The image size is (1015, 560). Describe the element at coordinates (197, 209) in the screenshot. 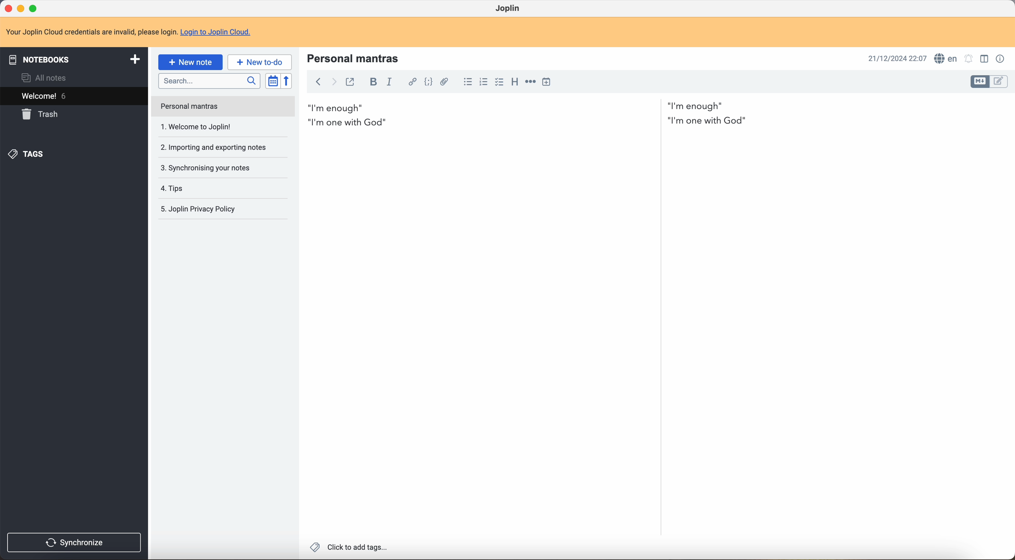

I see `Joplin privacy p olicy` at that location.